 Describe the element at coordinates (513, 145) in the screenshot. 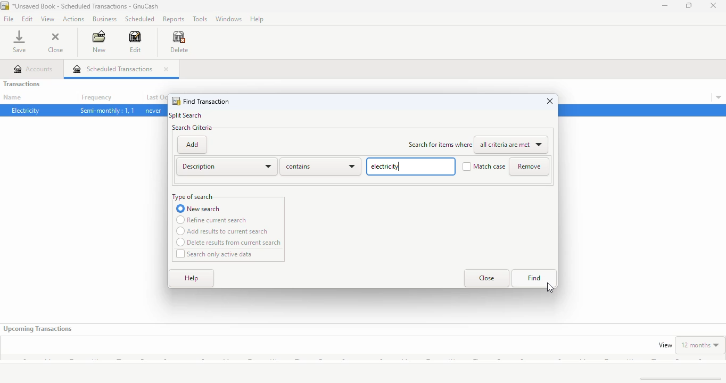

I see `all criteria are met` at that location.